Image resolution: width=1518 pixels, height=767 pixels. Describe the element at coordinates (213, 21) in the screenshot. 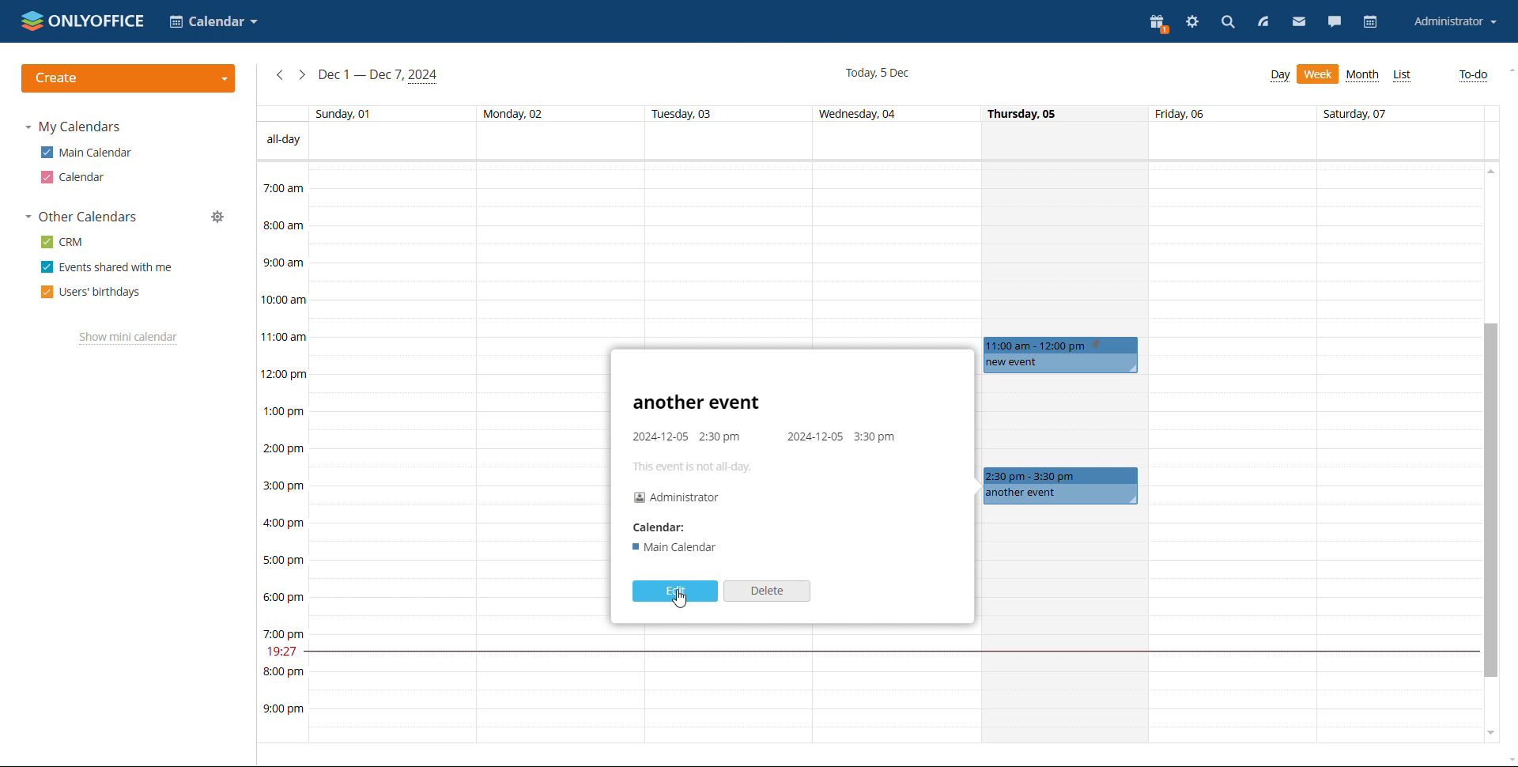

I see `select calendar` at that location.